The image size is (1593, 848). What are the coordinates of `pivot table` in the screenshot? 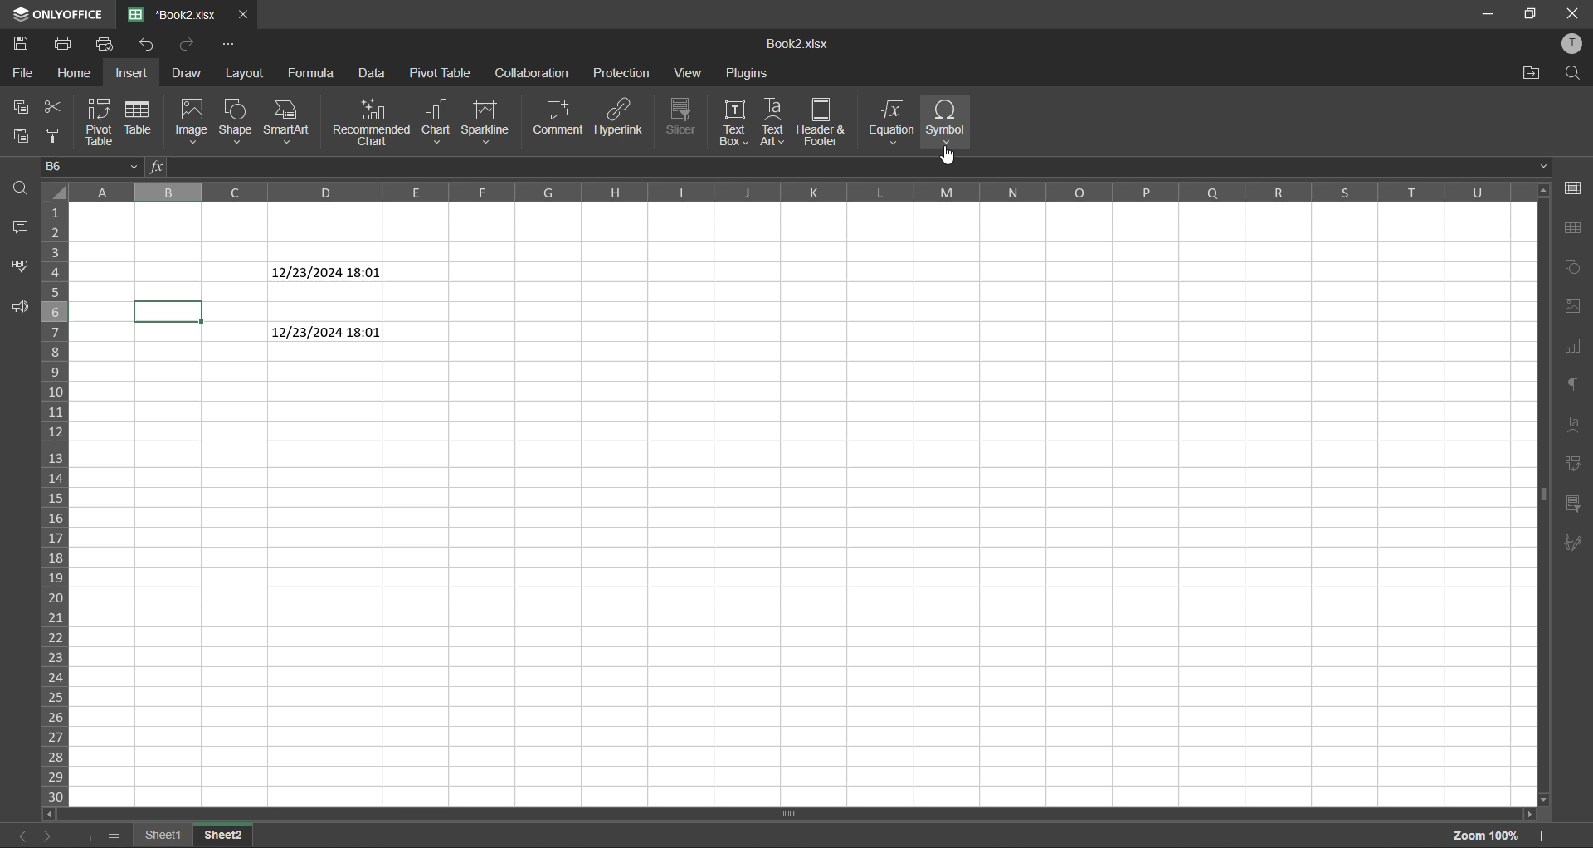 It's located at (100, 122).